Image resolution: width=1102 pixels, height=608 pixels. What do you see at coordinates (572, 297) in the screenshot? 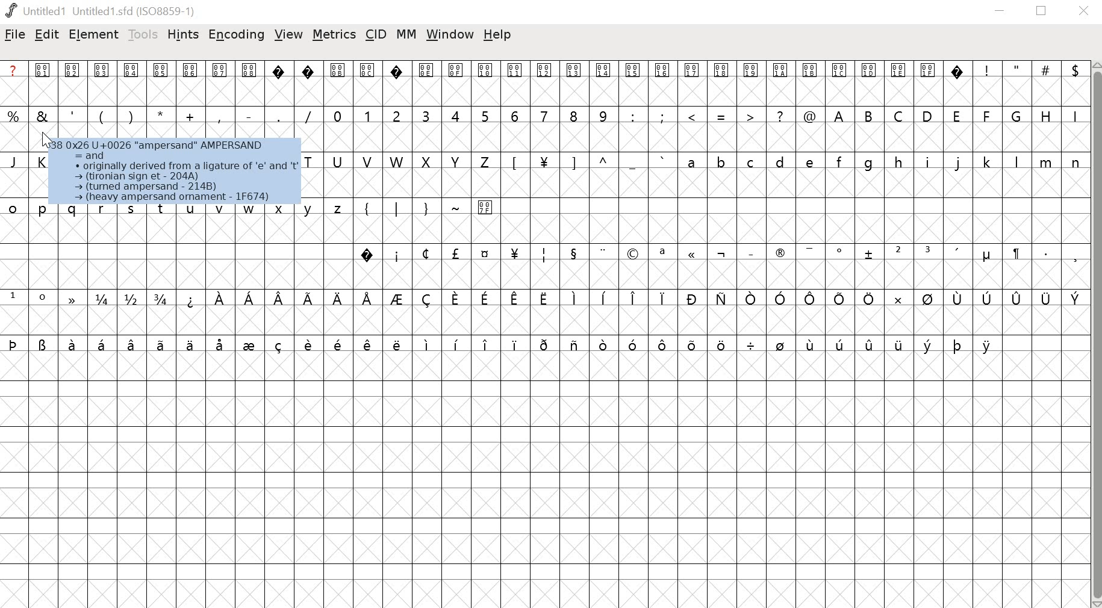
I see `symbol` at bounding box center [572, 297].